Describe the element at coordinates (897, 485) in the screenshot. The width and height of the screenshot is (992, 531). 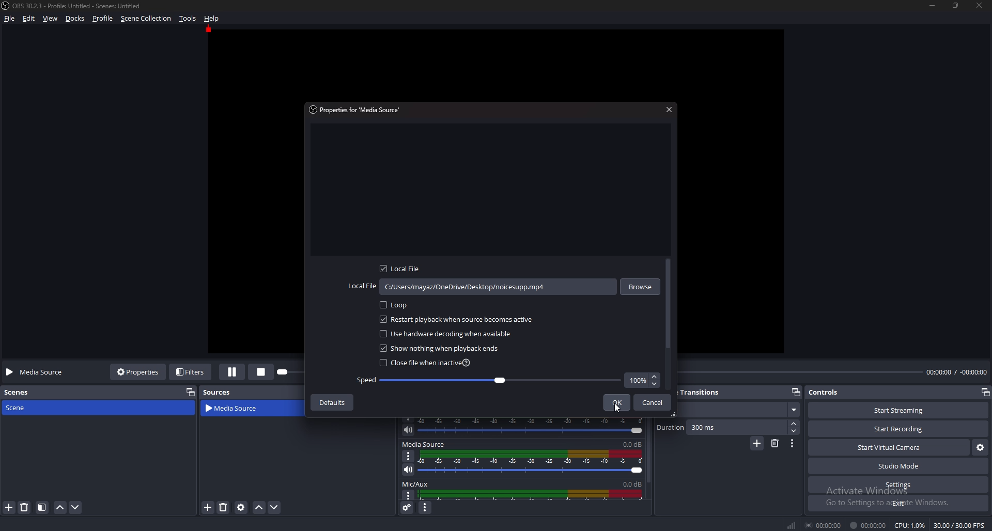
I see `settings` at that location.